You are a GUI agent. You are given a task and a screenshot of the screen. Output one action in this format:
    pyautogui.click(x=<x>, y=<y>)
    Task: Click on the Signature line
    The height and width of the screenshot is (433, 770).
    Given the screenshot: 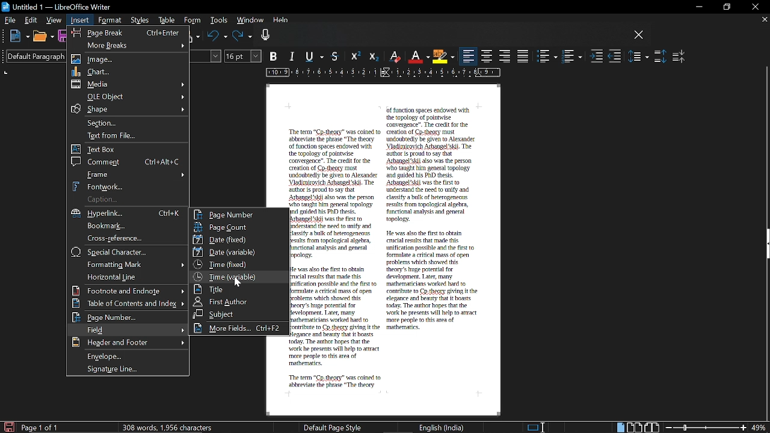 What is the action you would take?
    pyautogui.click(x=131, y=369)
    